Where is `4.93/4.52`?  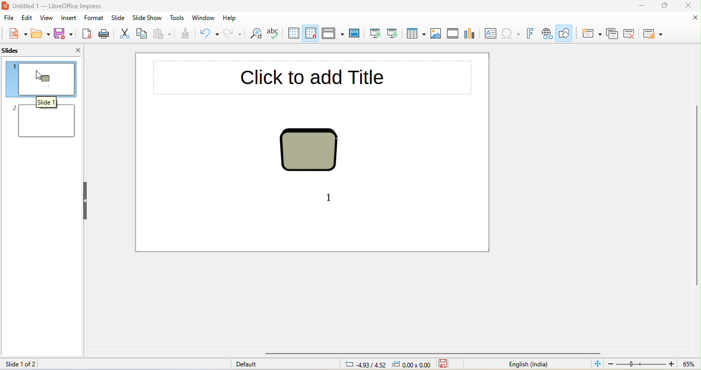 4.93/4.52 is located at coordinates (365, 364).